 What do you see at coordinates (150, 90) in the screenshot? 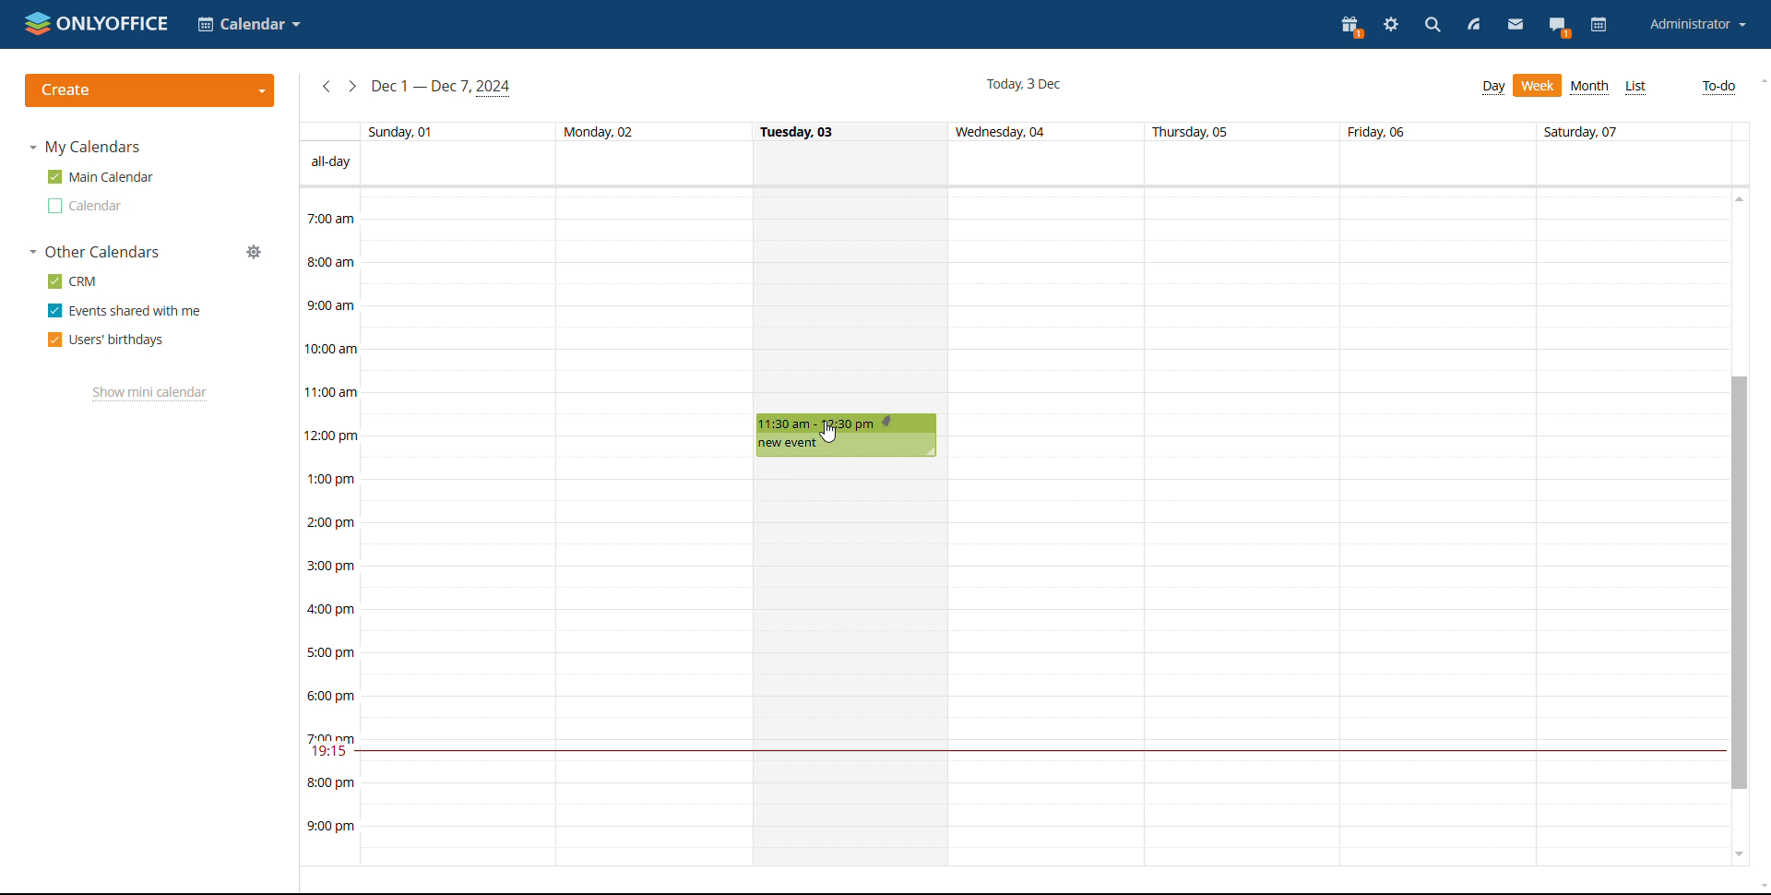
I see `create` at bounding box center [150, 90].